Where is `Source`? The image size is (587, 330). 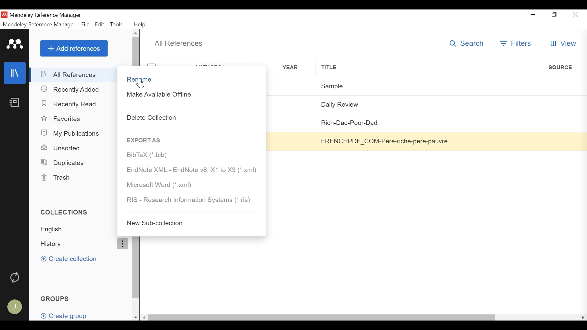
Source is located at coordinates (563, 104).